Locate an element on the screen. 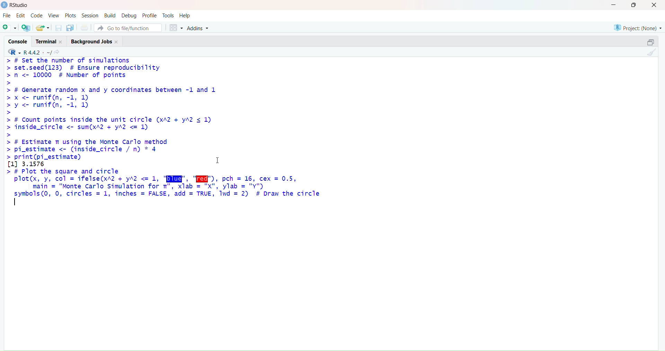  Cursor is located at coordinates (219, 158).